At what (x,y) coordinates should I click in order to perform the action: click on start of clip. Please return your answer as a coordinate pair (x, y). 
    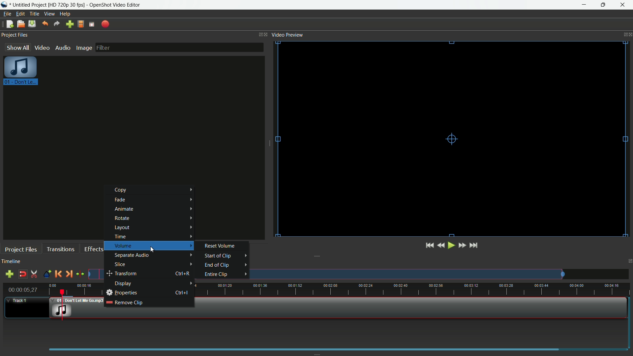
    Looking at the image, I should click on (219, 255).